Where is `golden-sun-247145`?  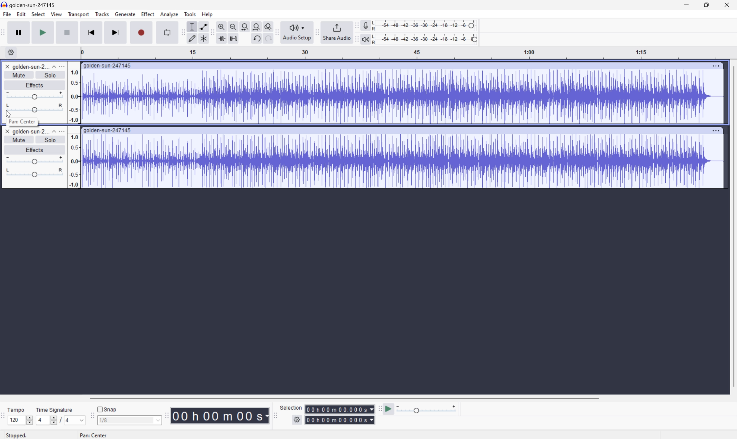
golden-sun-247145 is located at coordinates (108, 129).